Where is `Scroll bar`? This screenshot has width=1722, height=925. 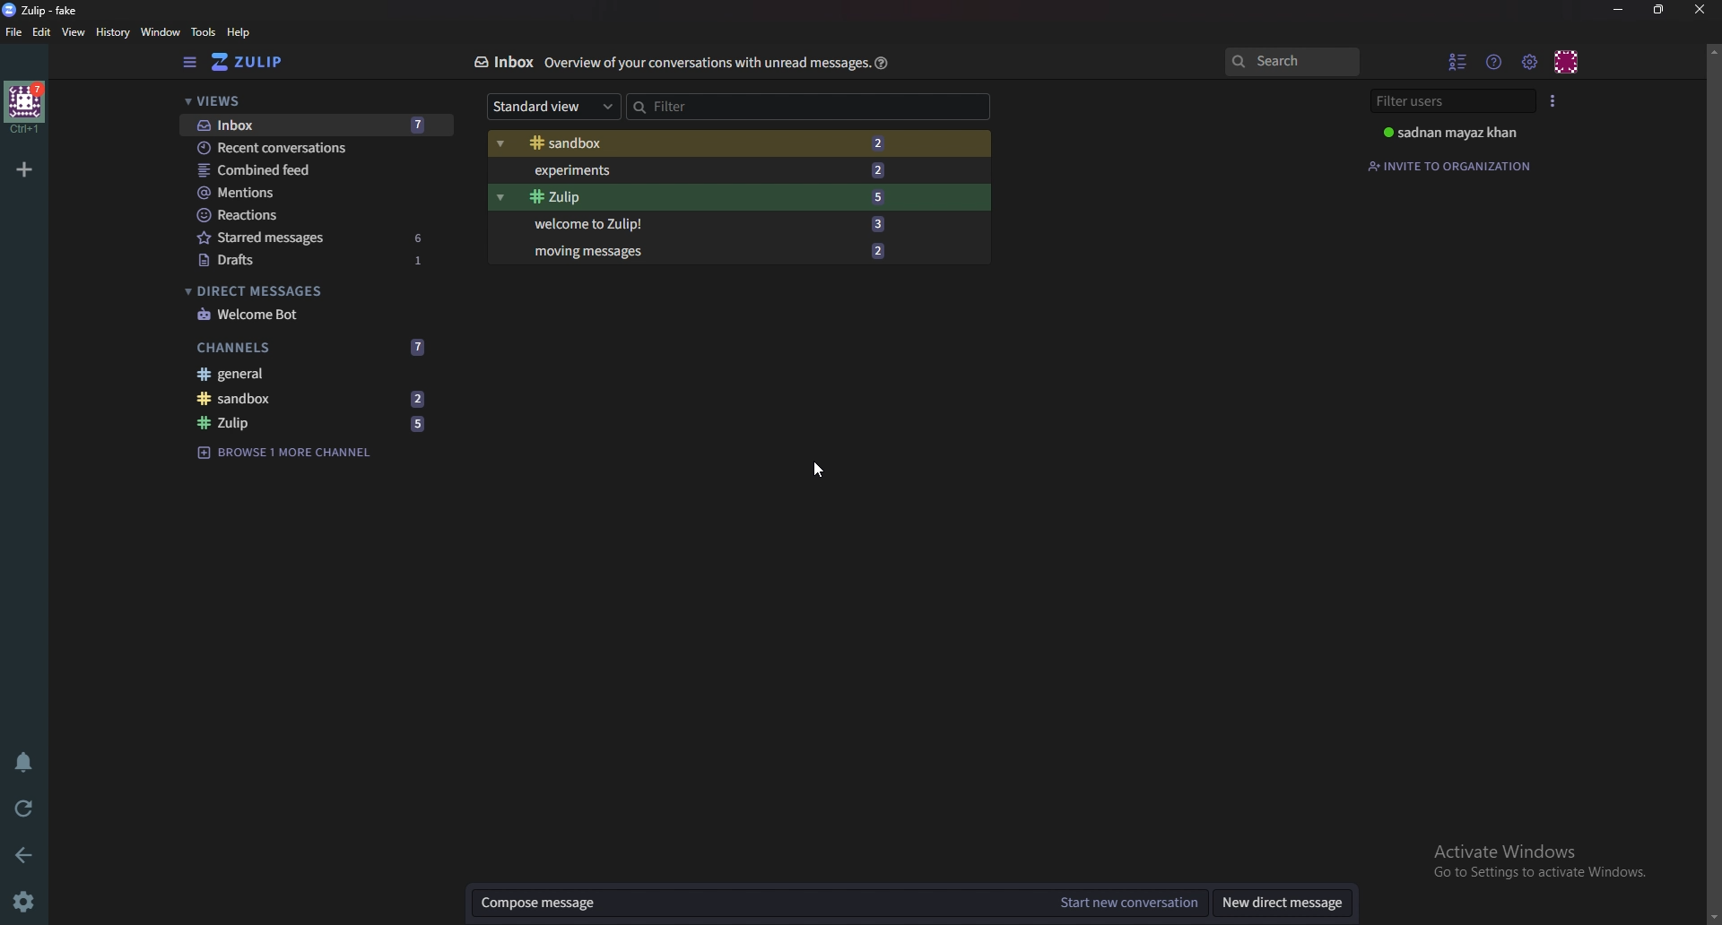 Scroll bar is located at coordinates (1713, 480).